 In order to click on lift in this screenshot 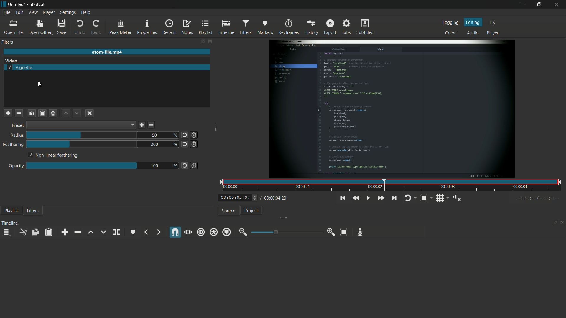, I will do `click(91, 232)`.